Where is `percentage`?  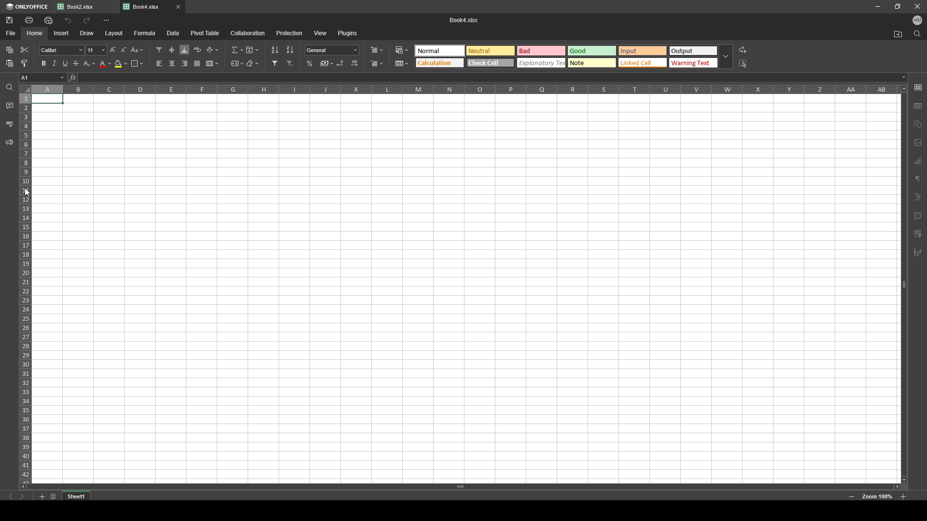
percentage is located at coordinates (310, 64).